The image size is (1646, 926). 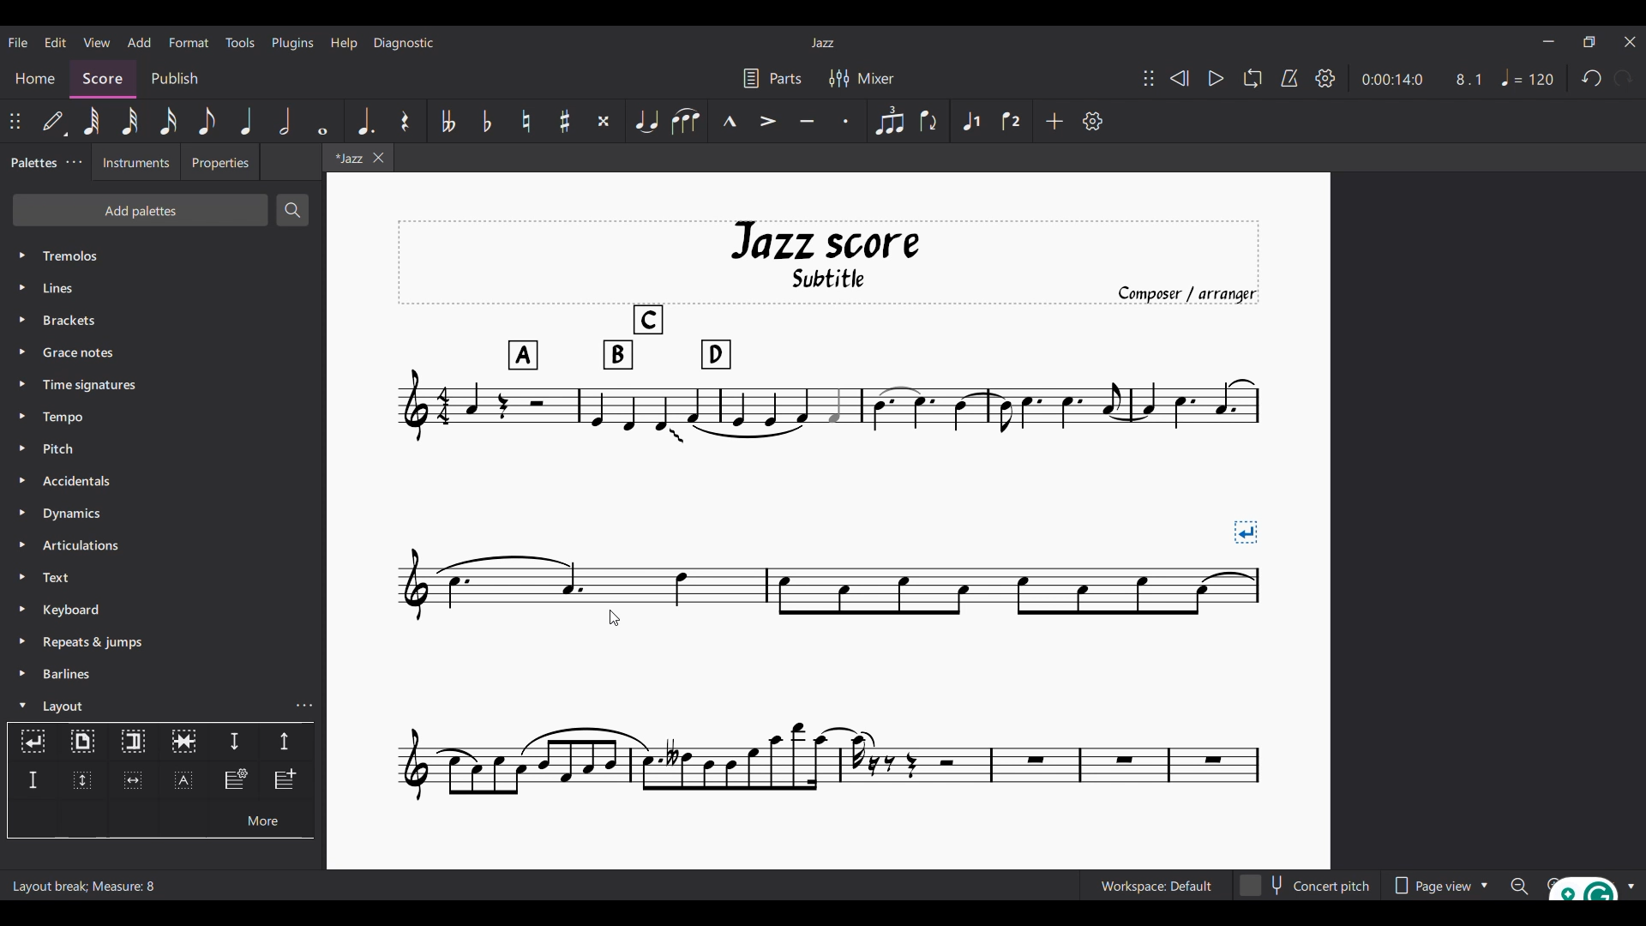 I want to click on Change position, so click(x=1149, y=78).